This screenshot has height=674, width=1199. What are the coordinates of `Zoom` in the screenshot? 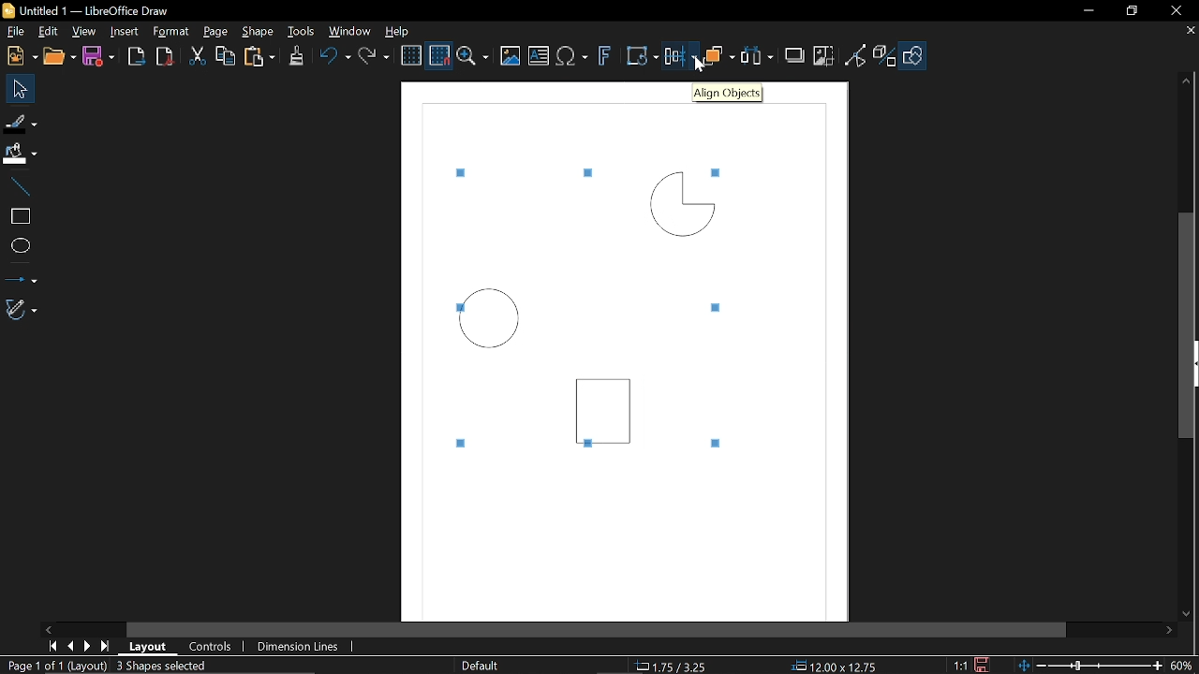 It's located at (474, 56).